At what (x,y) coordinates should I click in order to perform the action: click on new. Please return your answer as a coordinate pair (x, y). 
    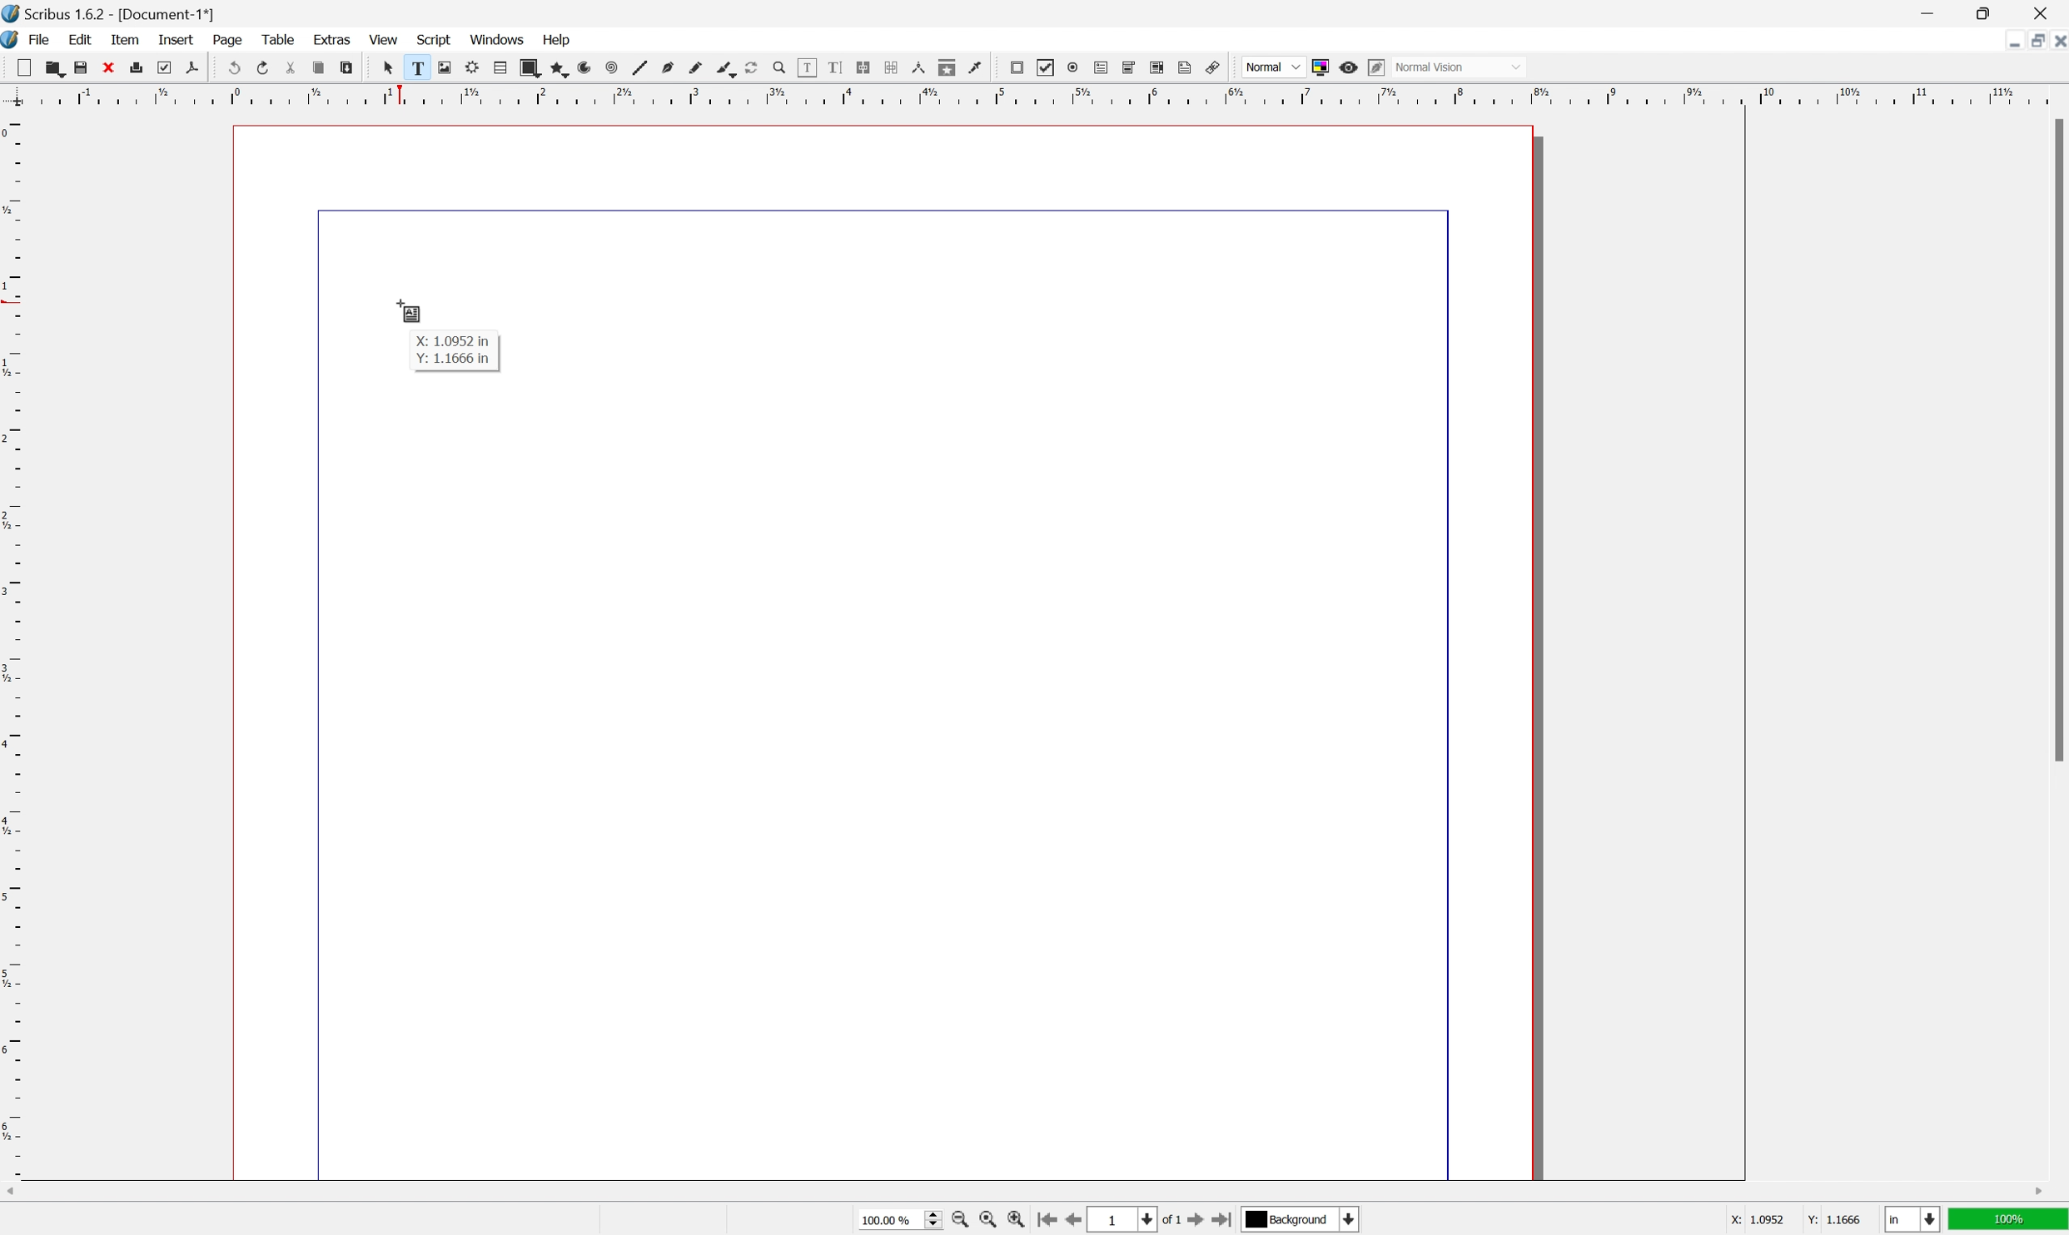
    Looking at the image, I should click on (25, 67).